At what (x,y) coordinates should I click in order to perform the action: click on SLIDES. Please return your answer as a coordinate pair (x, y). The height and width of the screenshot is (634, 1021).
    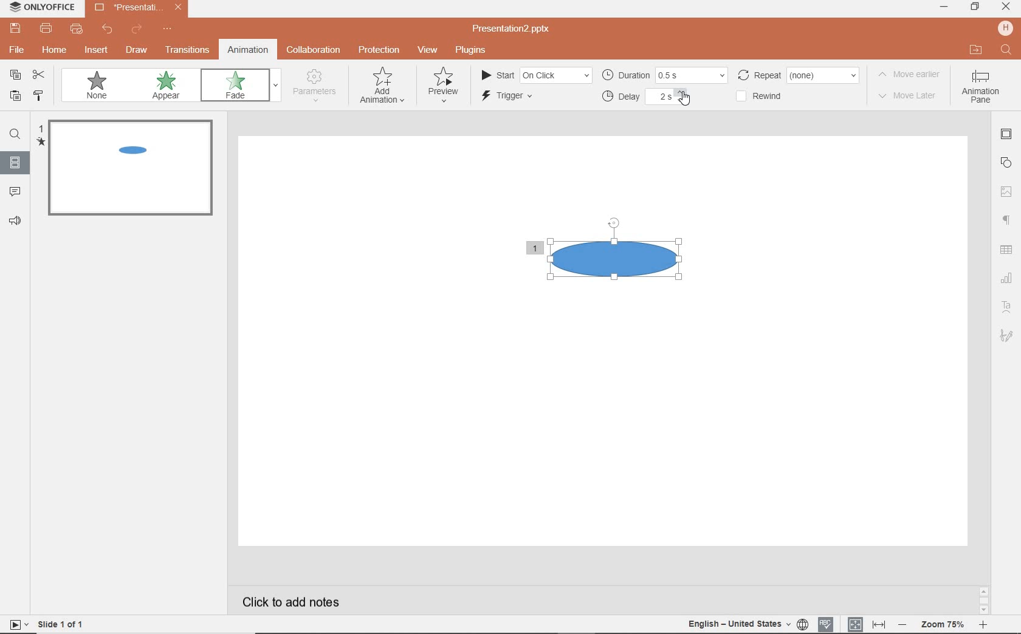
    Looking at the image, I should click on (15, 166).